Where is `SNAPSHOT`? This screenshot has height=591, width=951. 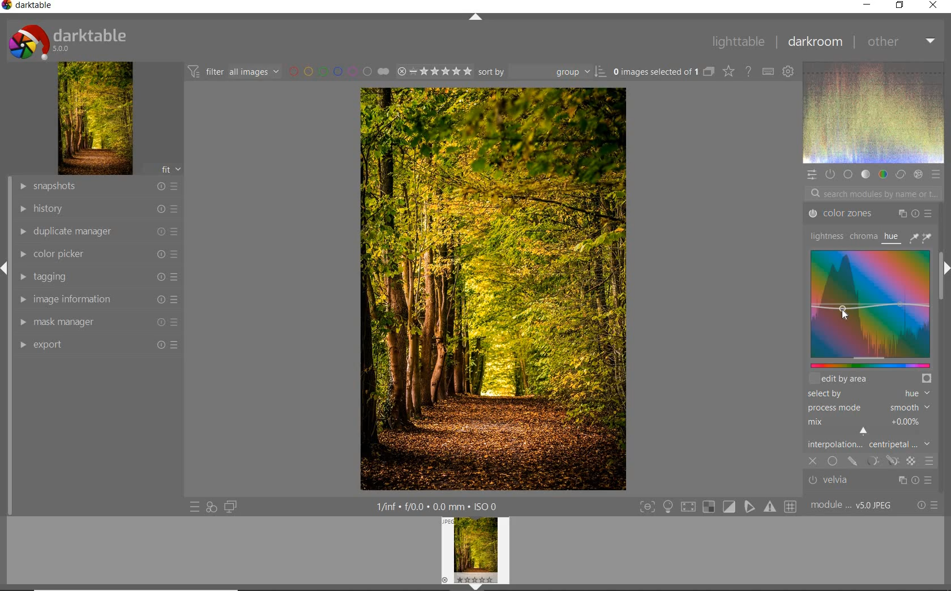 SNAPSHOT is located at coordinates (98, 186).